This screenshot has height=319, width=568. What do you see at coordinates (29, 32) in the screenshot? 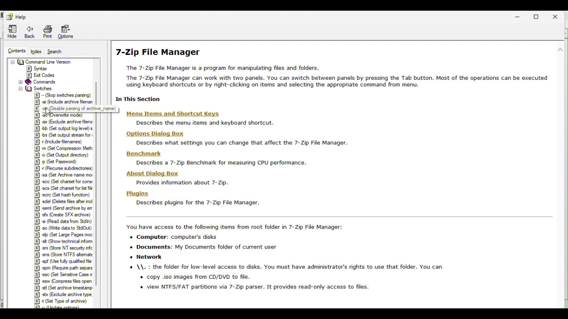
I see `Back` at bounding box center [29, 32].